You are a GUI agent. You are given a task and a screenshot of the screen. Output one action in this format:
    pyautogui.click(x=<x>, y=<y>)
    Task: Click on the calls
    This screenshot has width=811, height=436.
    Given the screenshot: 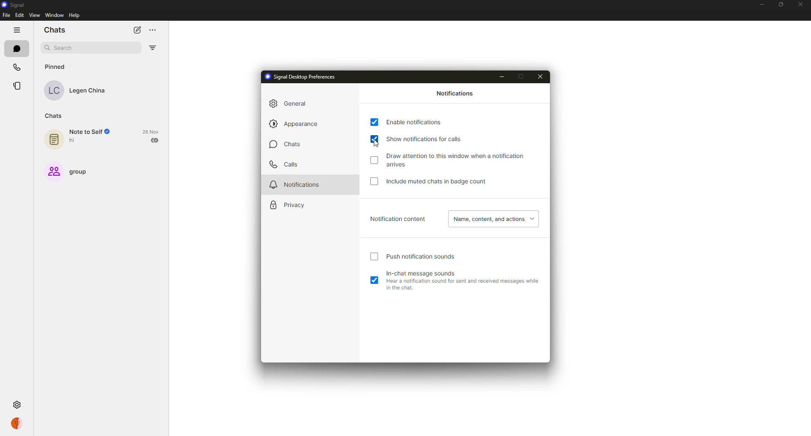 What is the action you would take?
    pyautogui.click(x=18, y=67)
    